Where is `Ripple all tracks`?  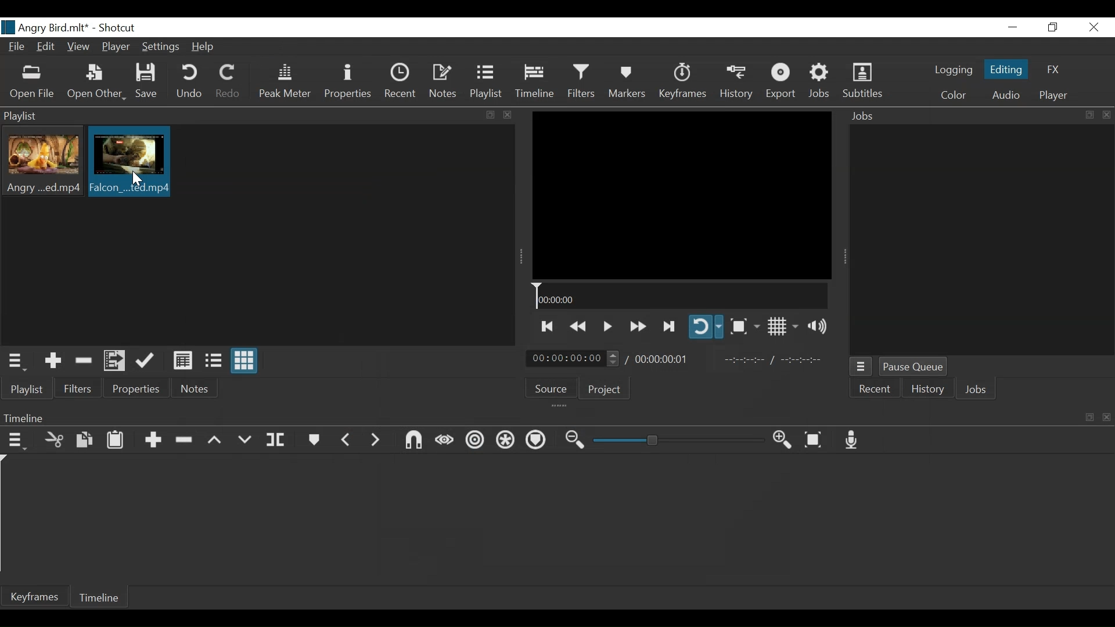
Ripple all tracks is located at coordinates (506, 441).